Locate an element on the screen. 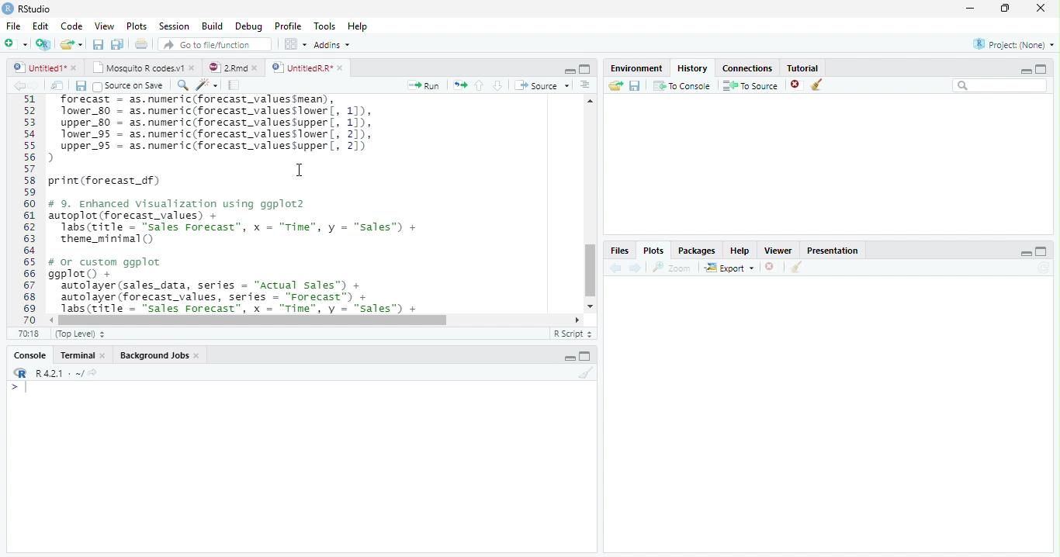 Image resolution: width=1060 pixels, height=557 pixels. viewer is located at coordinates (778, 251).